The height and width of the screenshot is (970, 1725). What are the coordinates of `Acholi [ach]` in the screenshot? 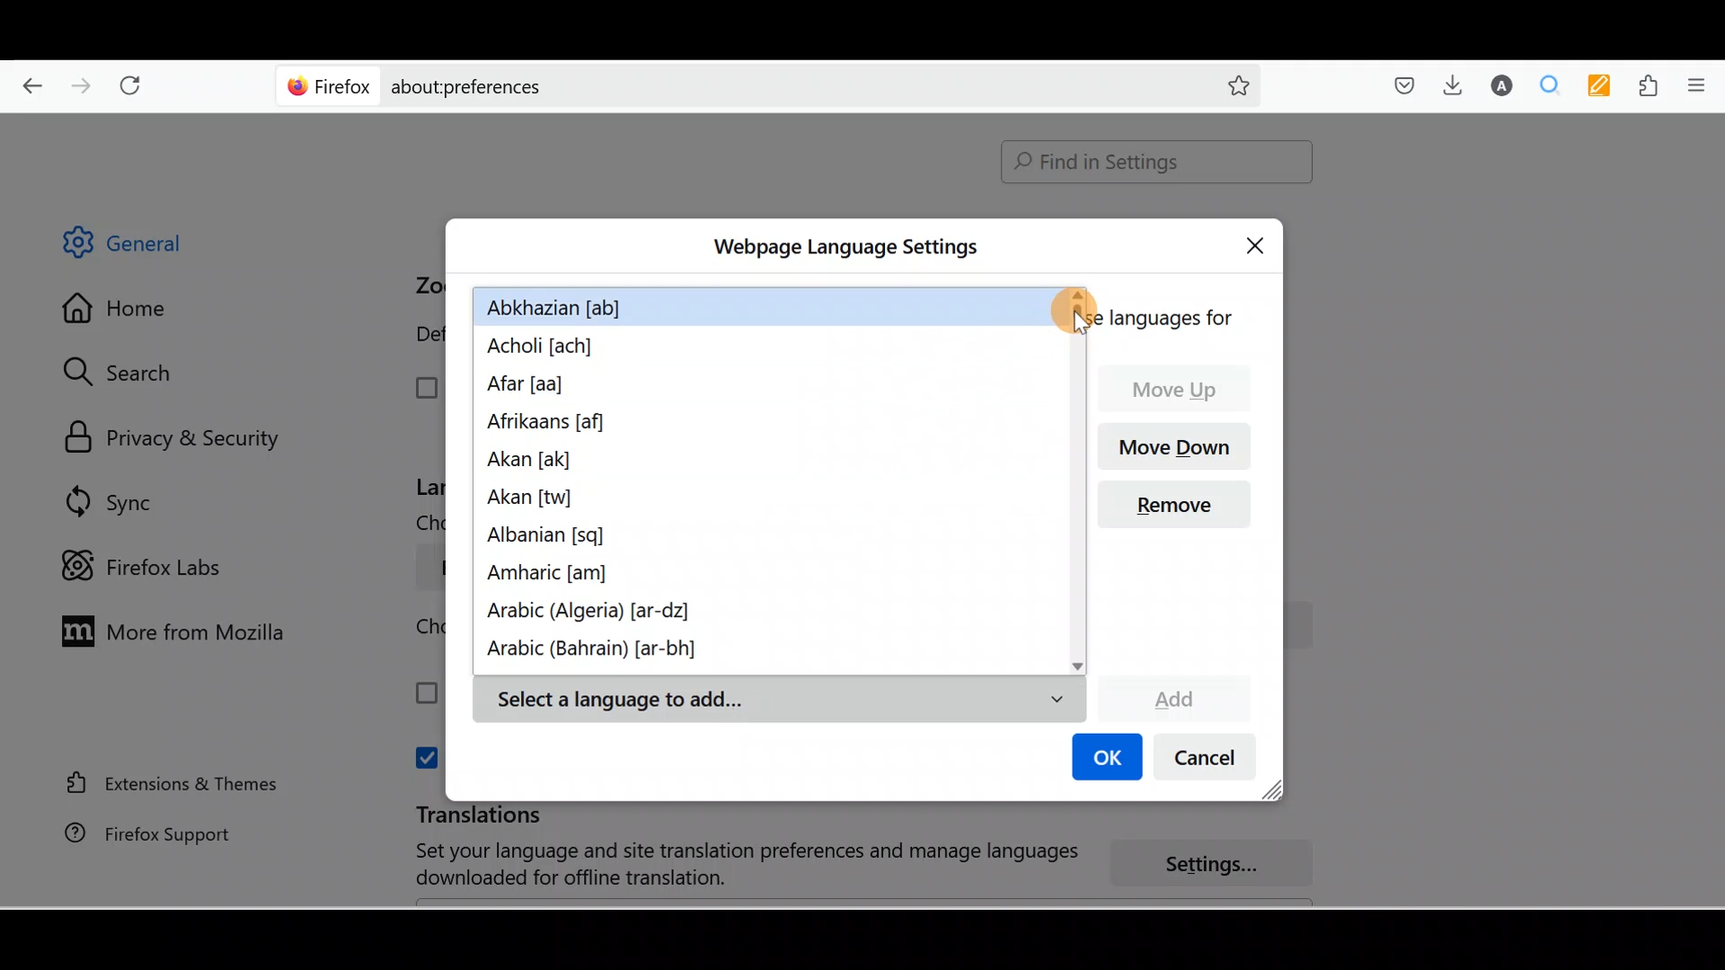 It's located at (545, 348).